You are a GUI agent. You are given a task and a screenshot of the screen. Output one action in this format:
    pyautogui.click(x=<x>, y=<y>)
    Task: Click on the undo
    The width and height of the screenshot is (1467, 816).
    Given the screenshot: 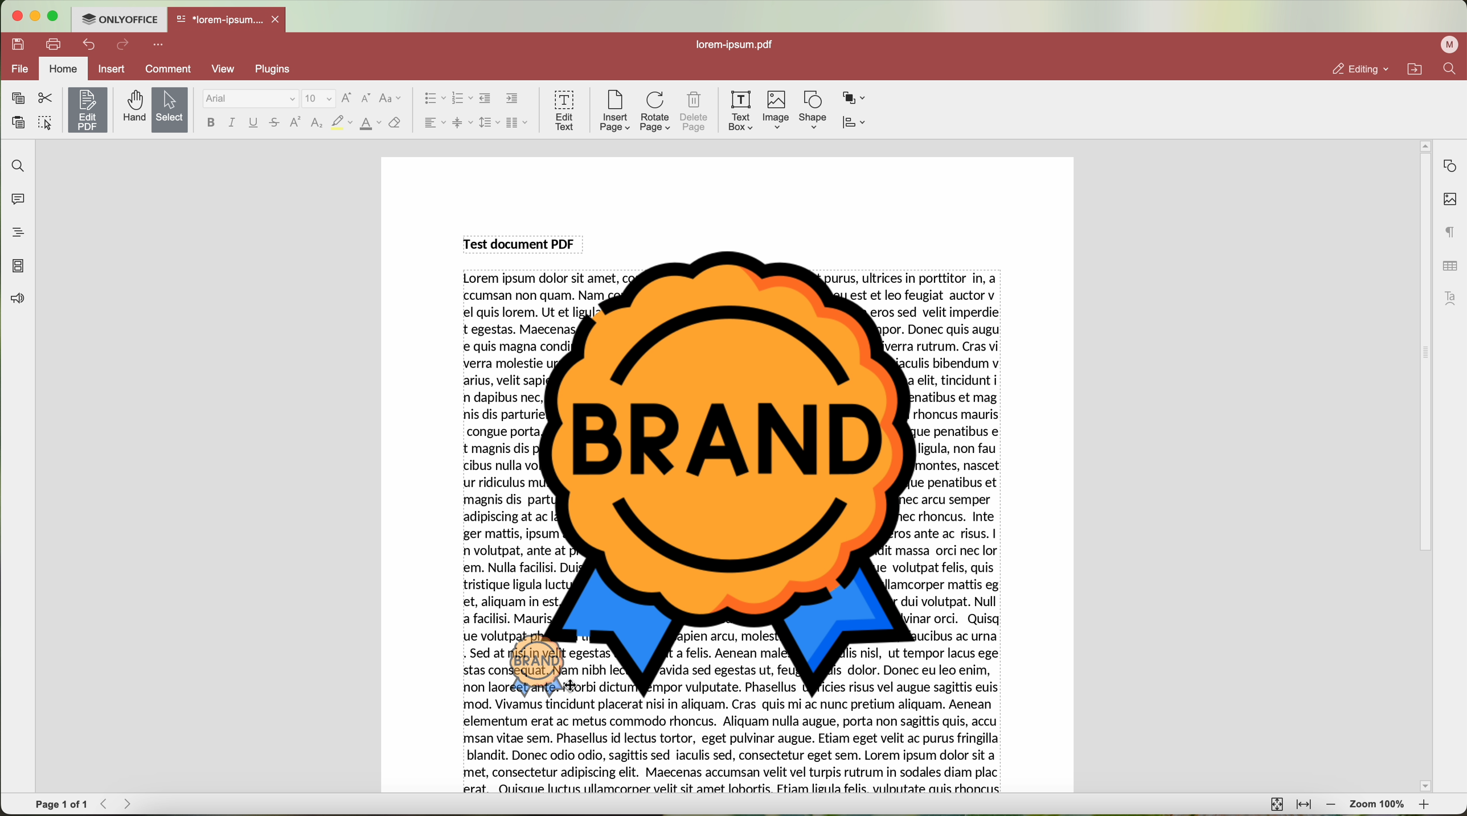 What is the action you would take?
    pyautogui.click(x=91, y=44)
    